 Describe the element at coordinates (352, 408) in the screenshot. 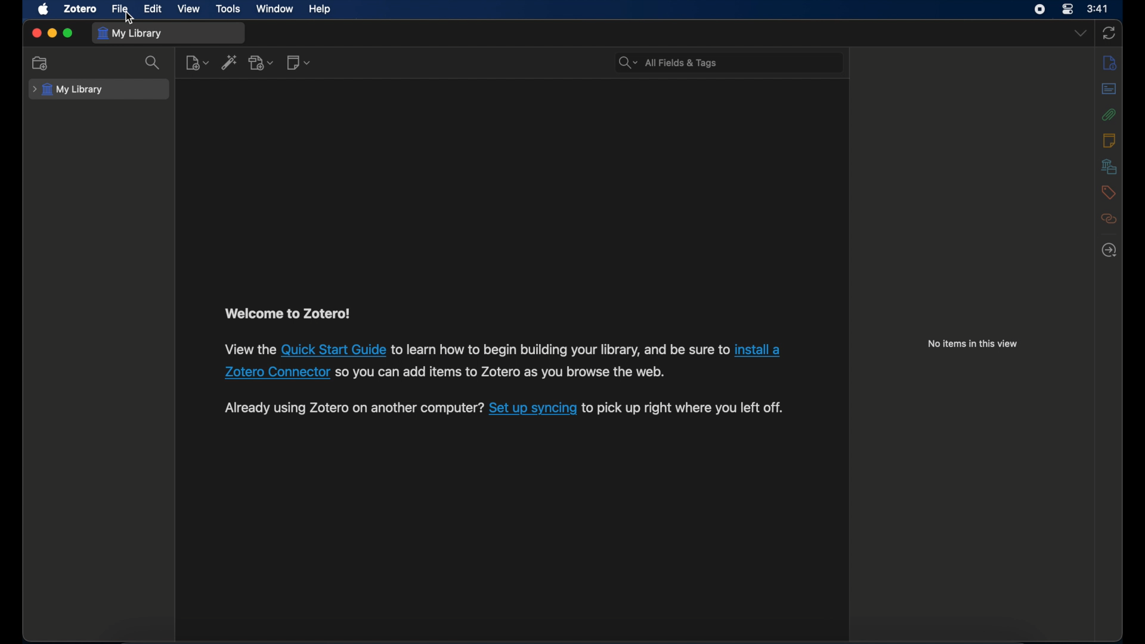

I see `text` at that location.